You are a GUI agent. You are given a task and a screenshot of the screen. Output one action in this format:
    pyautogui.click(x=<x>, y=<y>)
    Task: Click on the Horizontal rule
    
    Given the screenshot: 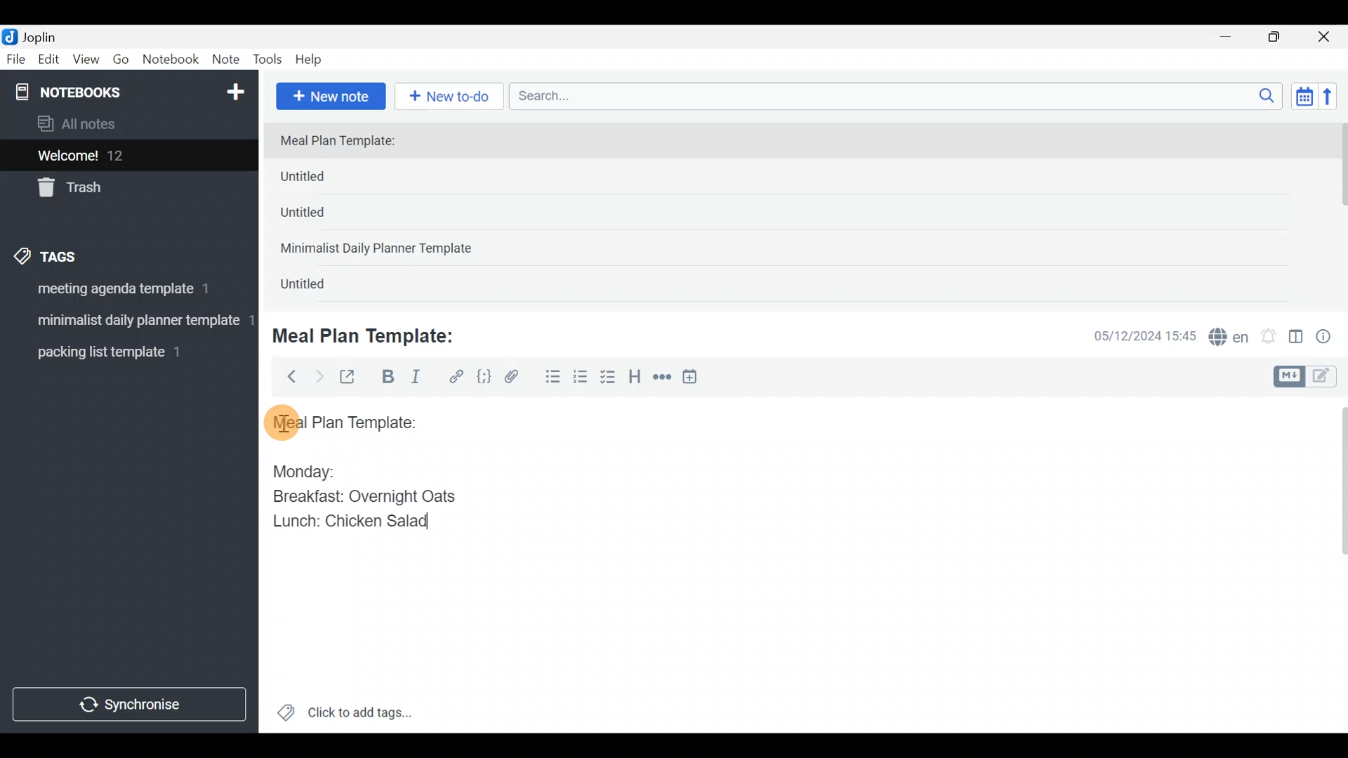 What is the action you would take?
    pyautogui.click(x=662, y=378)
    